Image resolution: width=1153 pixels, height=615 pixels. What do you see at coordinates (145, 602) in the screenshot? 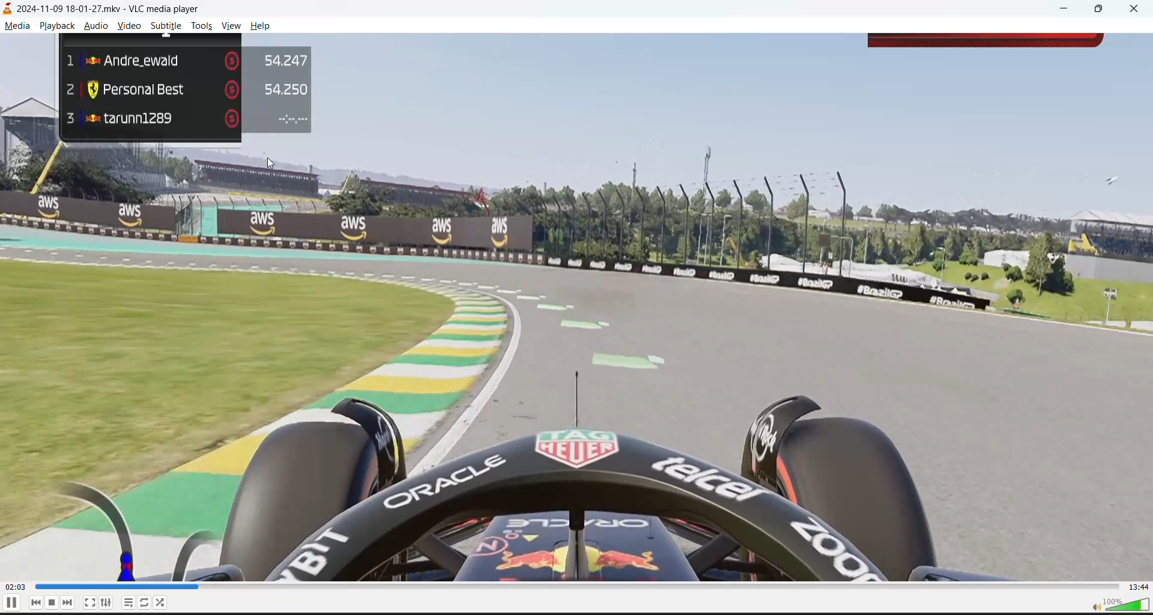
I see `toggle loop` at bounding box center [145, 602].